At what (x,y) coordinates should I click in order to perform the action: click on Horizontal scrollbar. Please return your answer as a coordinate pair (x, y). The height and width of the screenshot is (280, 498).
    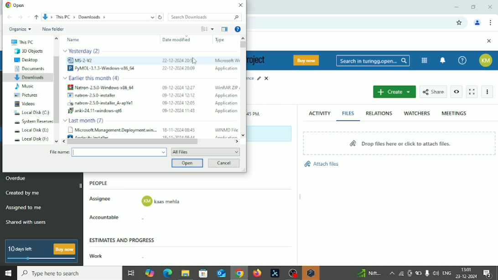
    Looking at the image, I should click on (133, 141).